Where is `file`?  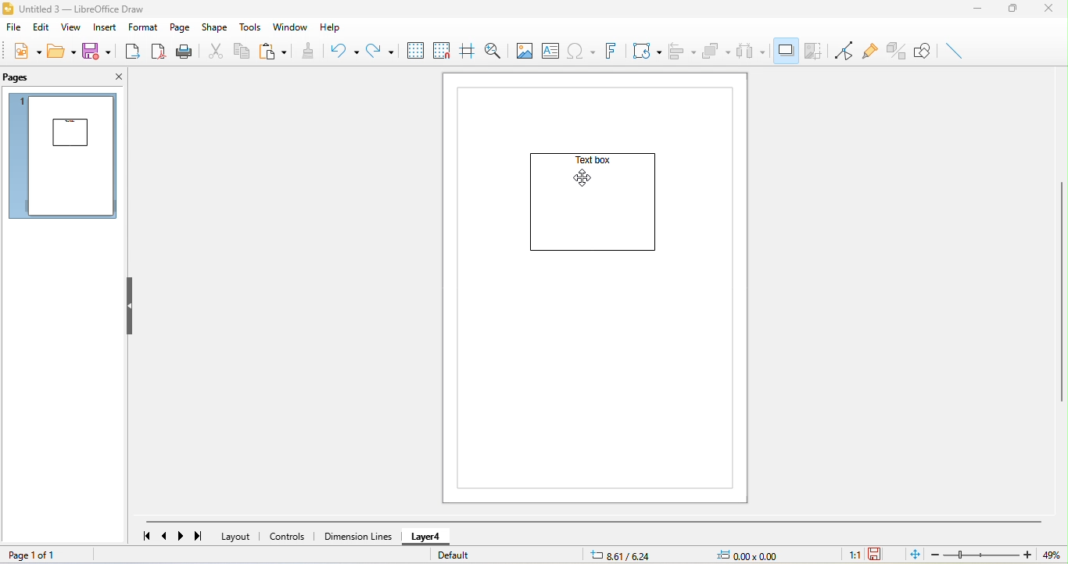 file is located at coordinates (13, 27).